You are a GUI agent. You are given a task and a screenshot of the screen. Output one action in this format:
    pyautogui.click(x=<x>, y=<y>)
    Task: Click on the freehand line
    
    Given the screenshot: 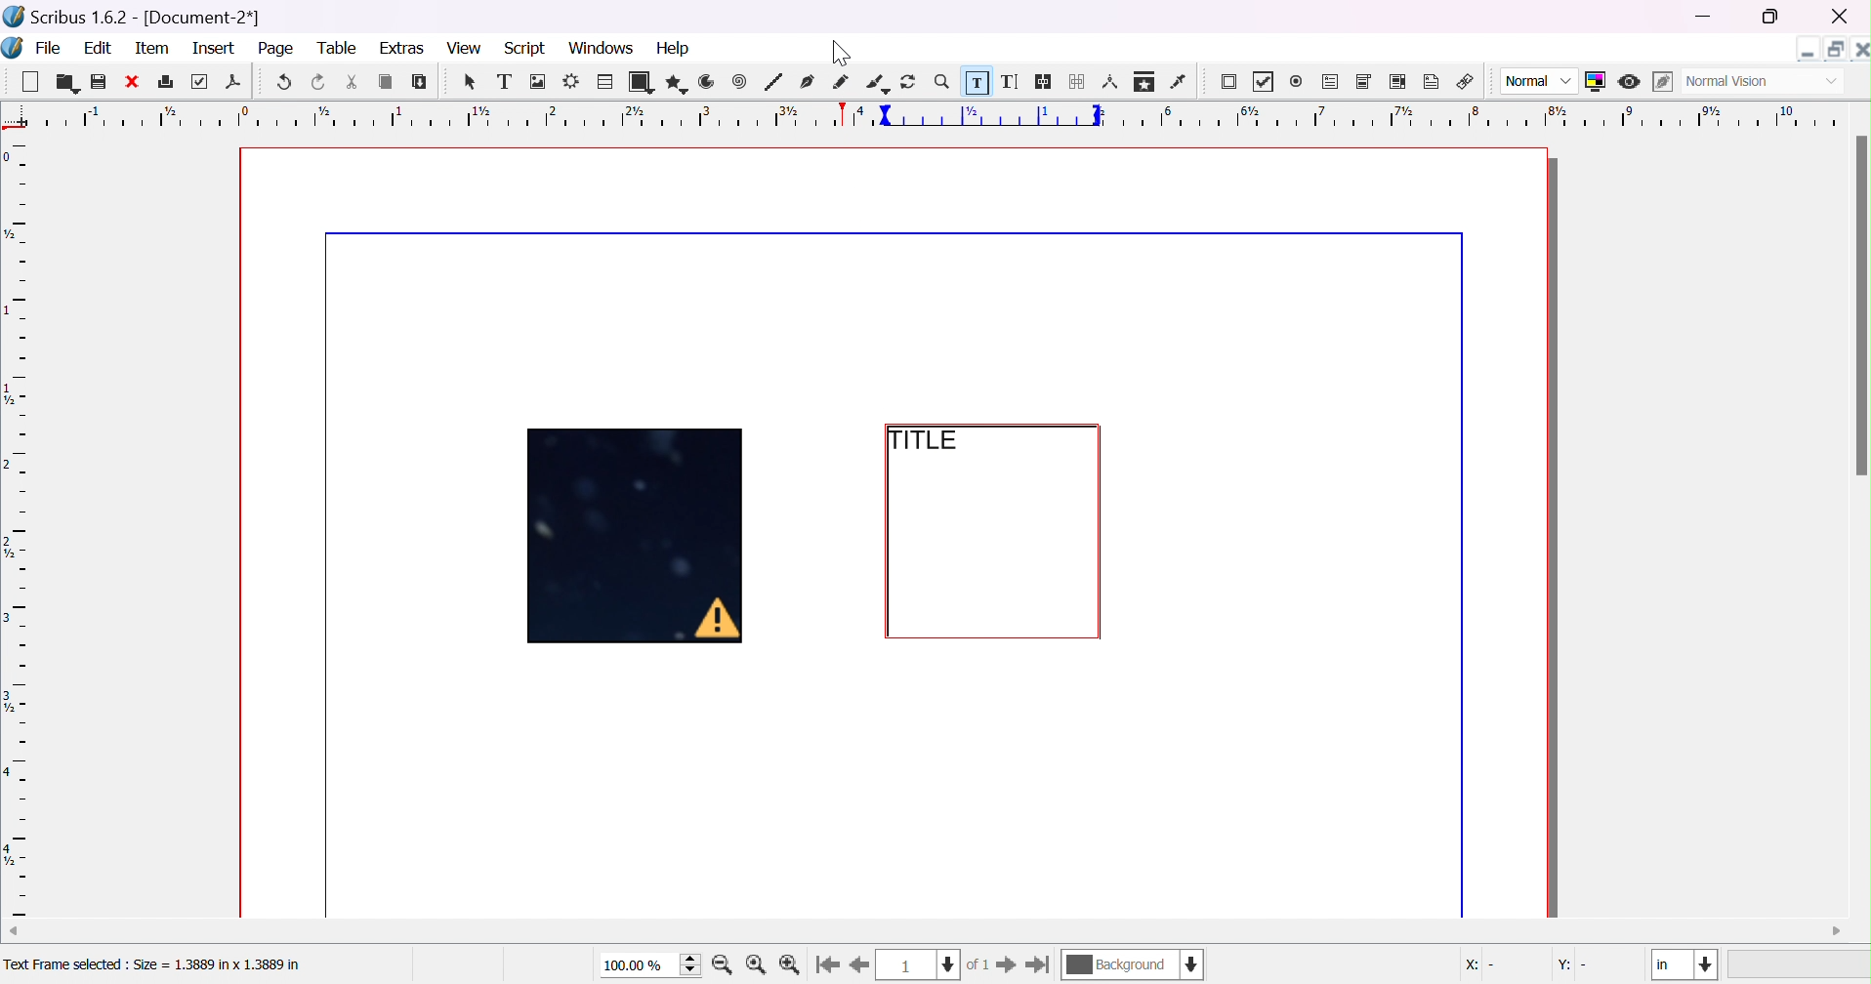 What is the action you would take?
    pyautogui.click(x=841, y=82)
    